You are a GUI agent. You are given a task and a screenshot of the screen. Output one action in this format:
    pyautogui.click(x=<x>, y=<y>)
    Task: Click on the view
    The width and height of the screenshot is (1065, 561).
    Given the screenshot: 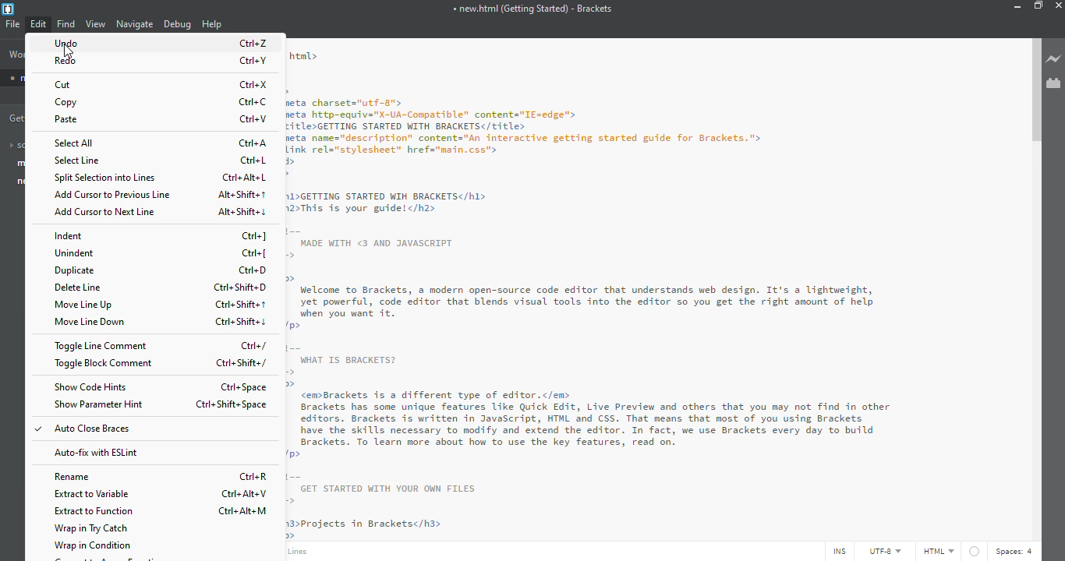 What is the action you would take?
    pyautogui.click(x=96, y=23)
    